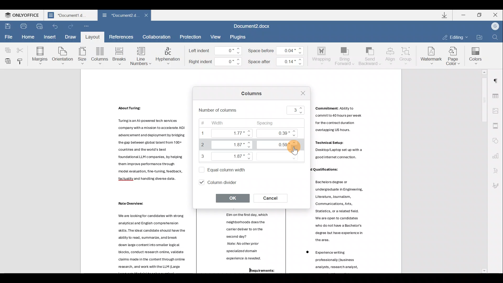 This screenshot has height=283, width=503. Describe the element at coordinates (497, 127) in the screenshot. I see `Header & footer settings` at that location.